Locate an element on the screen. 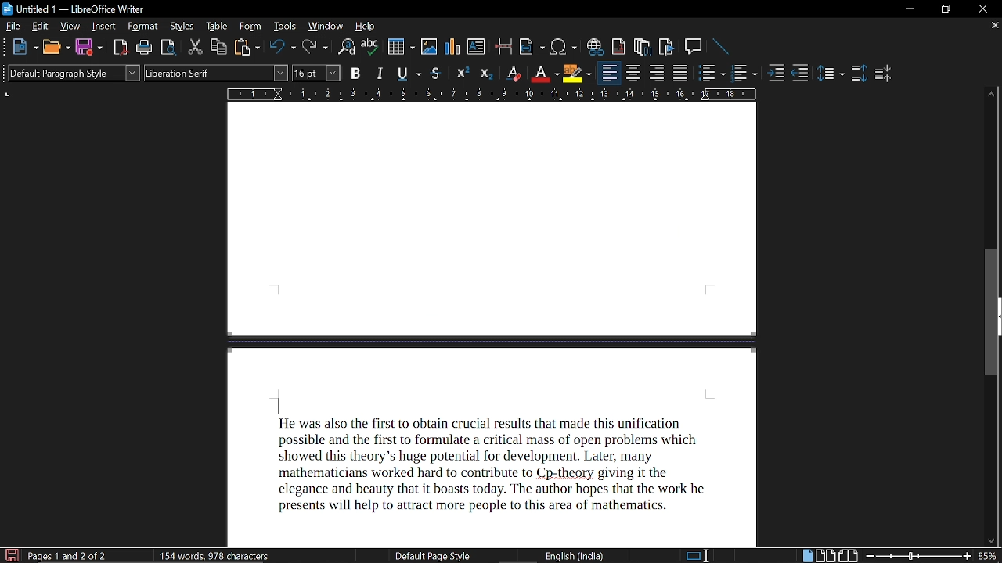  View is located at coordinates (70, 27).